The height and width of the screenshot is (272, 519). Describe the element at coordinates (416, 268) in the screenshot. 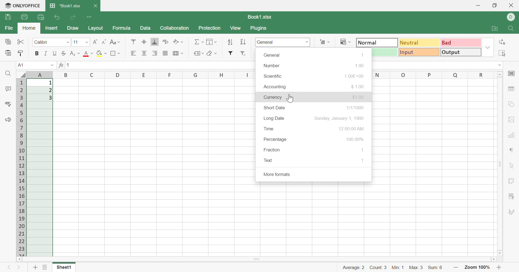

I see `Max: 3` at that location.